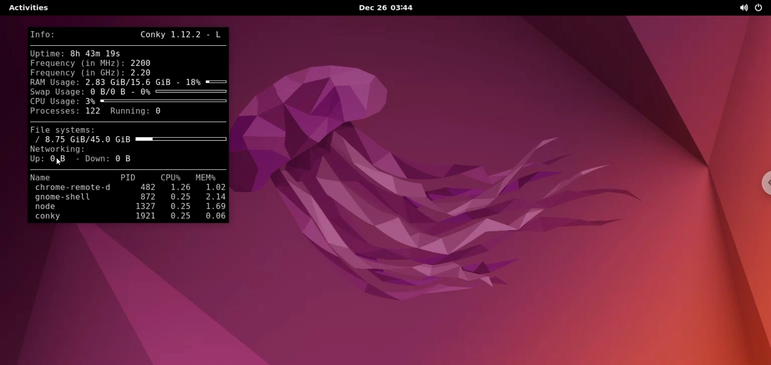 The image size is (771, 365). I want to click on CPU%, so click(167, 178).